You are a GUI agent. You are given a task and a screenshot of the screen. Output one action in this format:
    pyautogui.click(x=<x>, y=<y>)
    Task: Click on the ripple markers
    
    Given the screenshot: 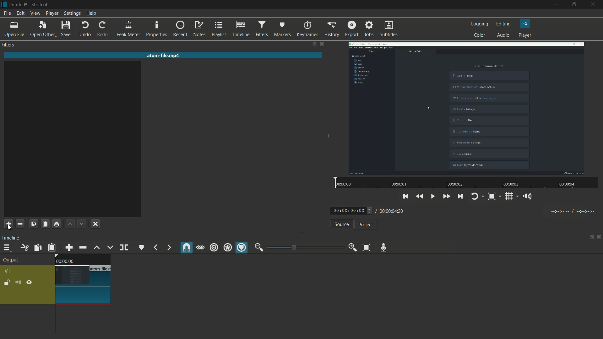 What is the action you would take?
    pyautogui.click(x=242, y=248)
    